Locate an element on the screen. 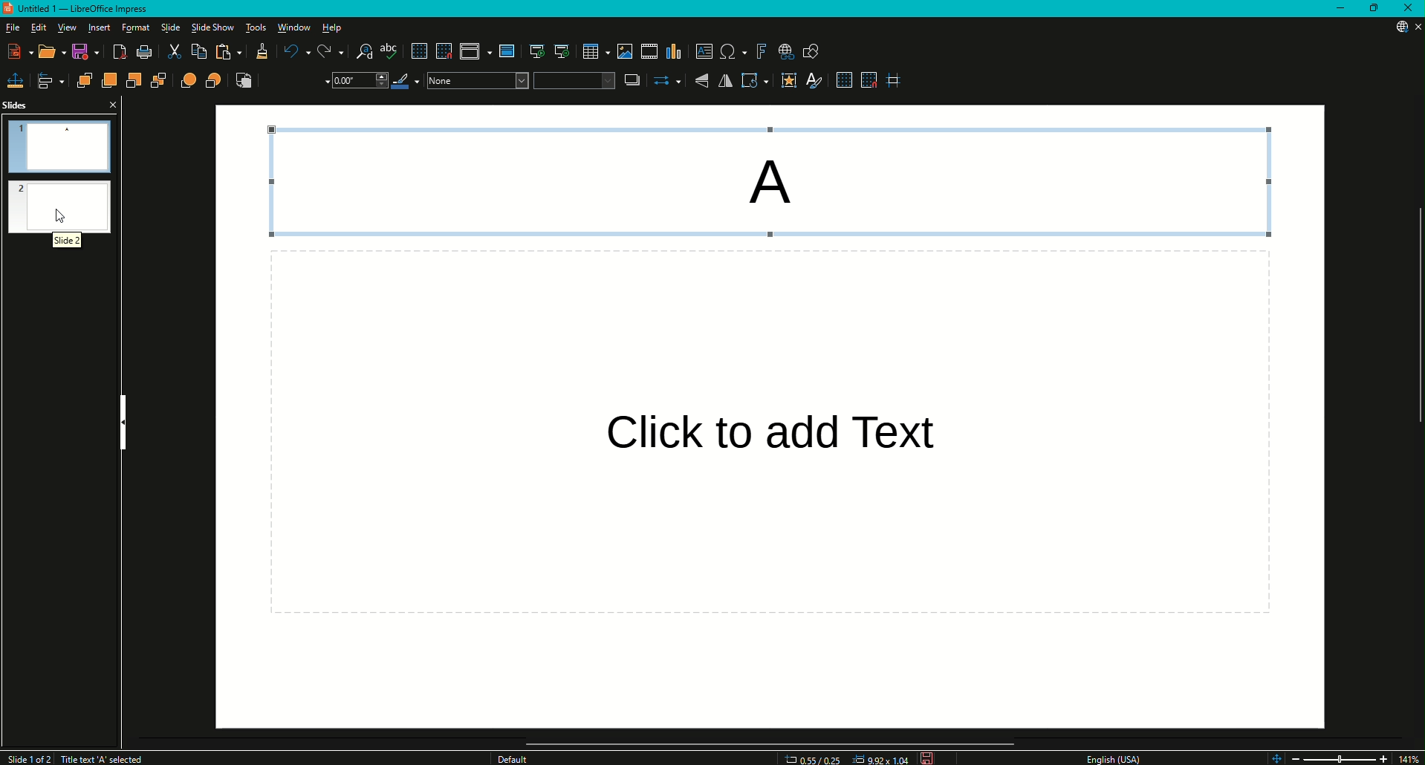 The width and height of the screenshot is (1425, 765). Redo is located at coordinates (325, 49).